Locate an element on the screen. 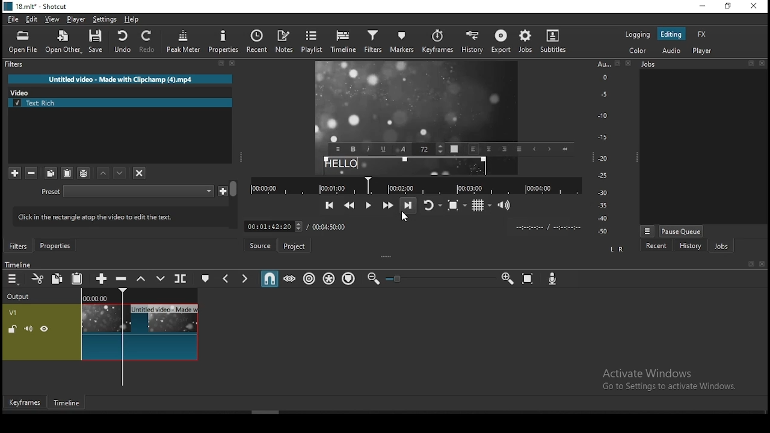 The height and width of the screenshot is (433, 770). deselect filters is located at coordinates (138, 172).